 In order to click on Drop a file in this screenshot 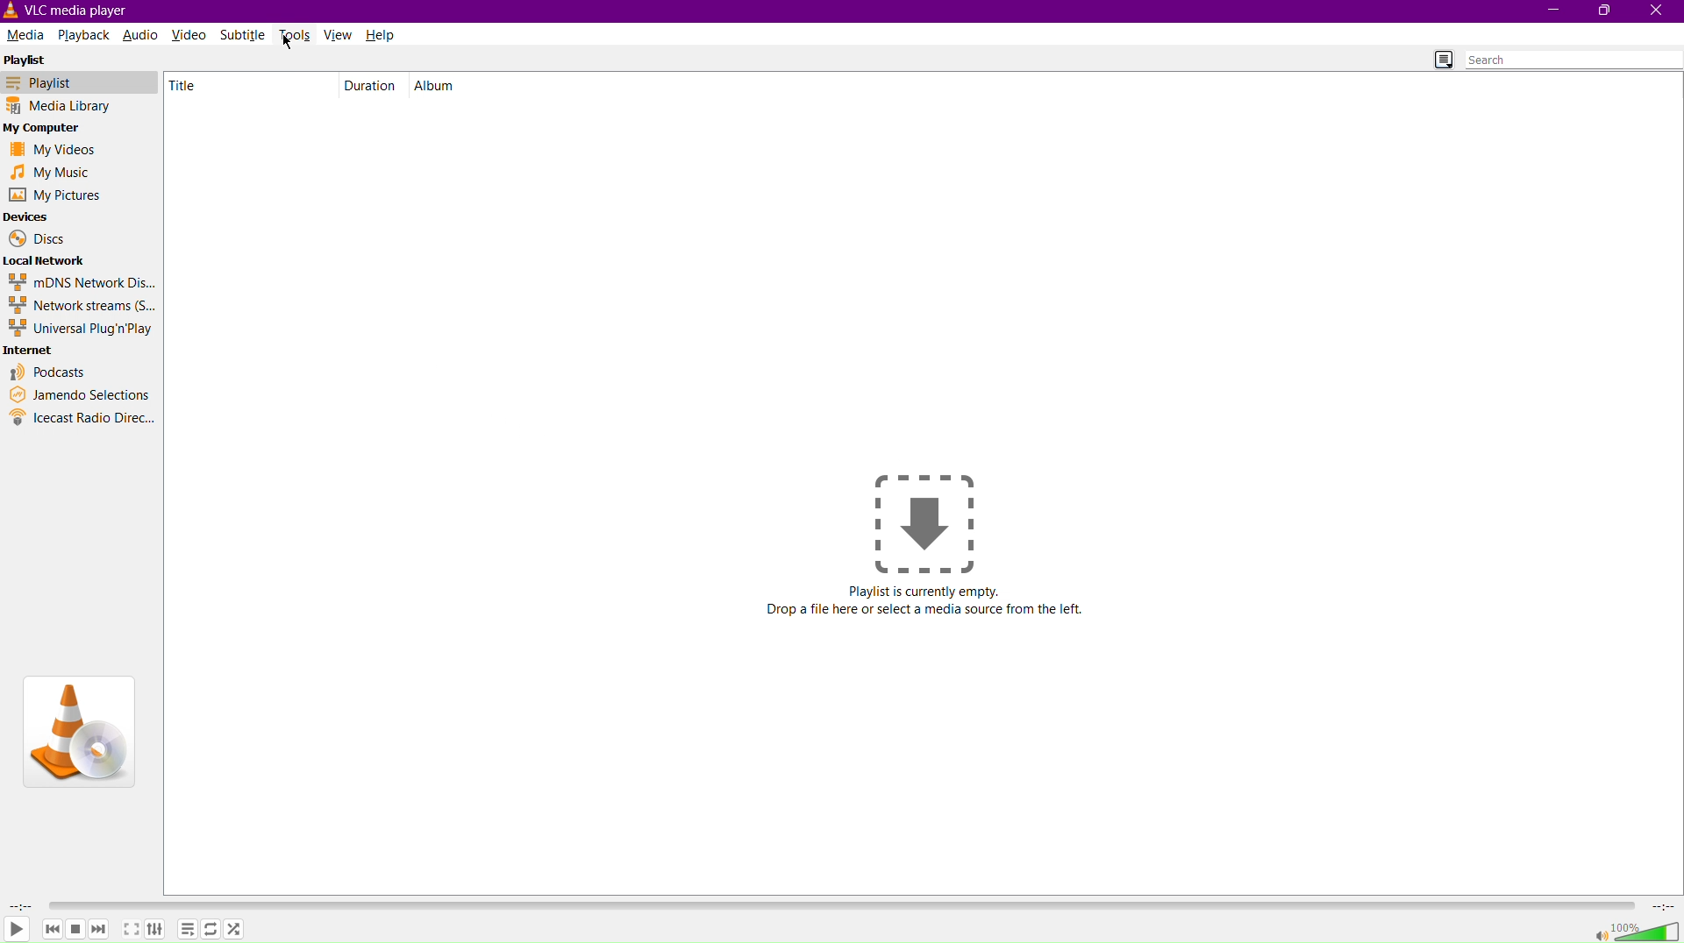, I will do `click(924, 522)`.